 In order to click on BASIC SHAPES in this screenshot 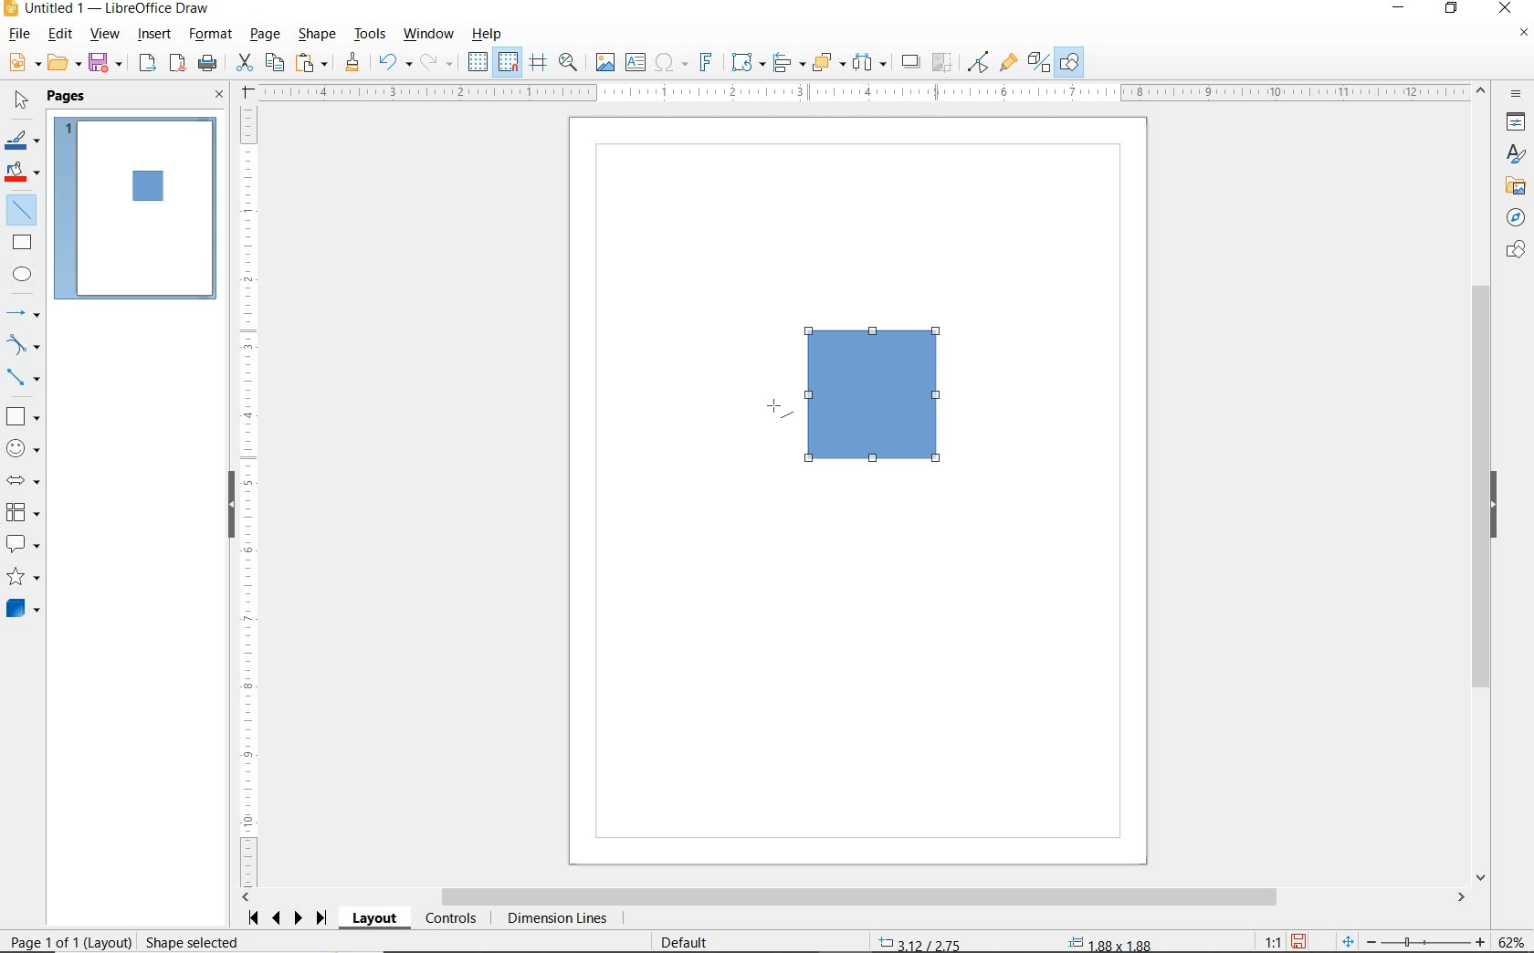, I will do `click(21, 414)`.